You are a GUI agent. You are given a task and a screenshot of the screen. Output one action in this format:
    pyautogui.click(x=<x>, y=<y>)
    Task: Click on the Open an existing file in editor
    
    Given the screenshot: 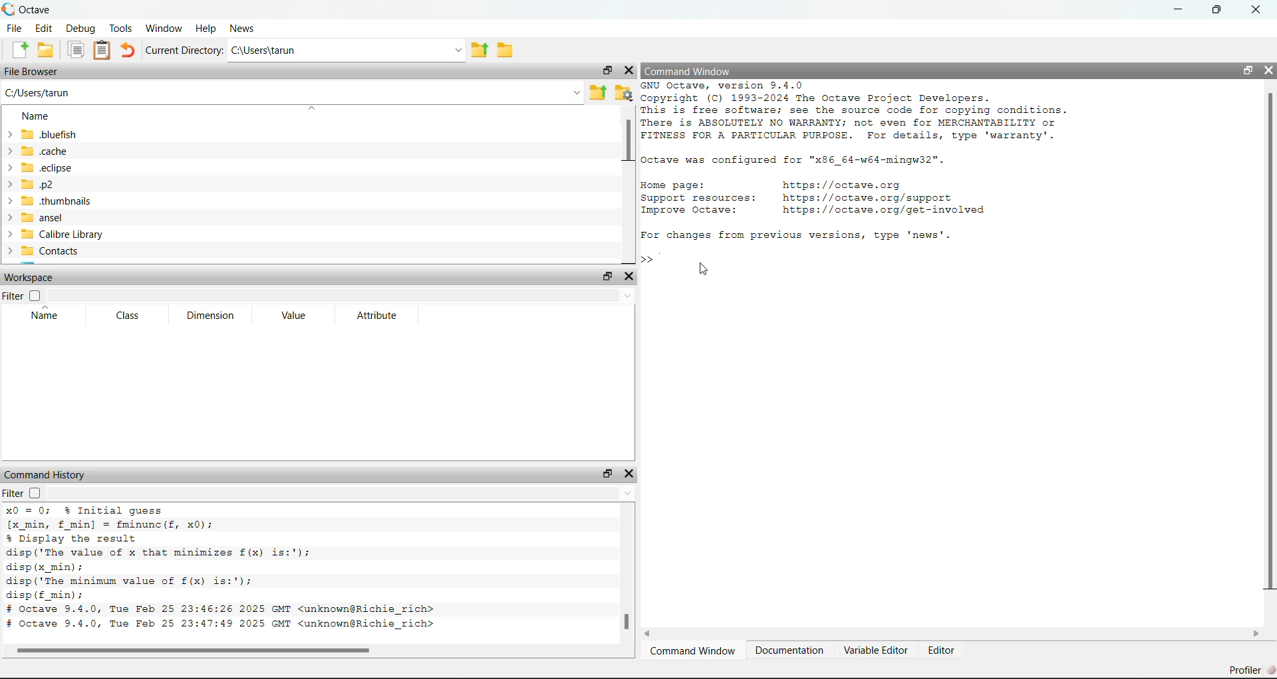 What is the action you would take?
    pyautogui.click(x=48, y=49)
    